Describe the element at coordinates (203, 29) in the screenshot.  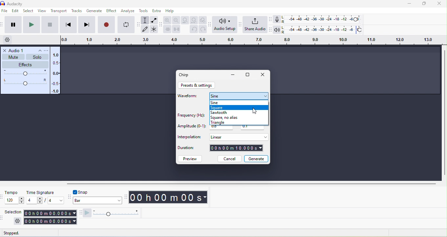
I see `redo` at that location.